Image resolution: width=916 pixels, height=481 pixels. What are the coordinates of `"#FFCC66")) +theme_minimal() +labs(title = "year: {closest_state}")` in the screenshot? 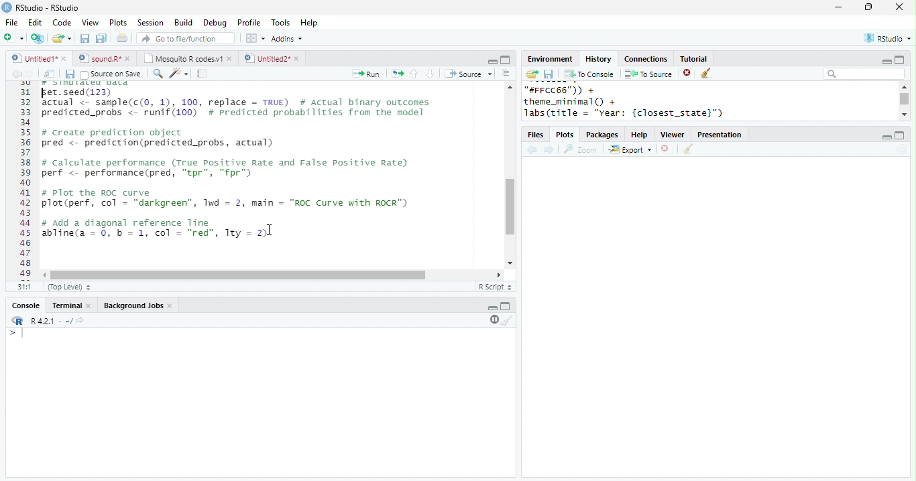 It's located at (640, 102).